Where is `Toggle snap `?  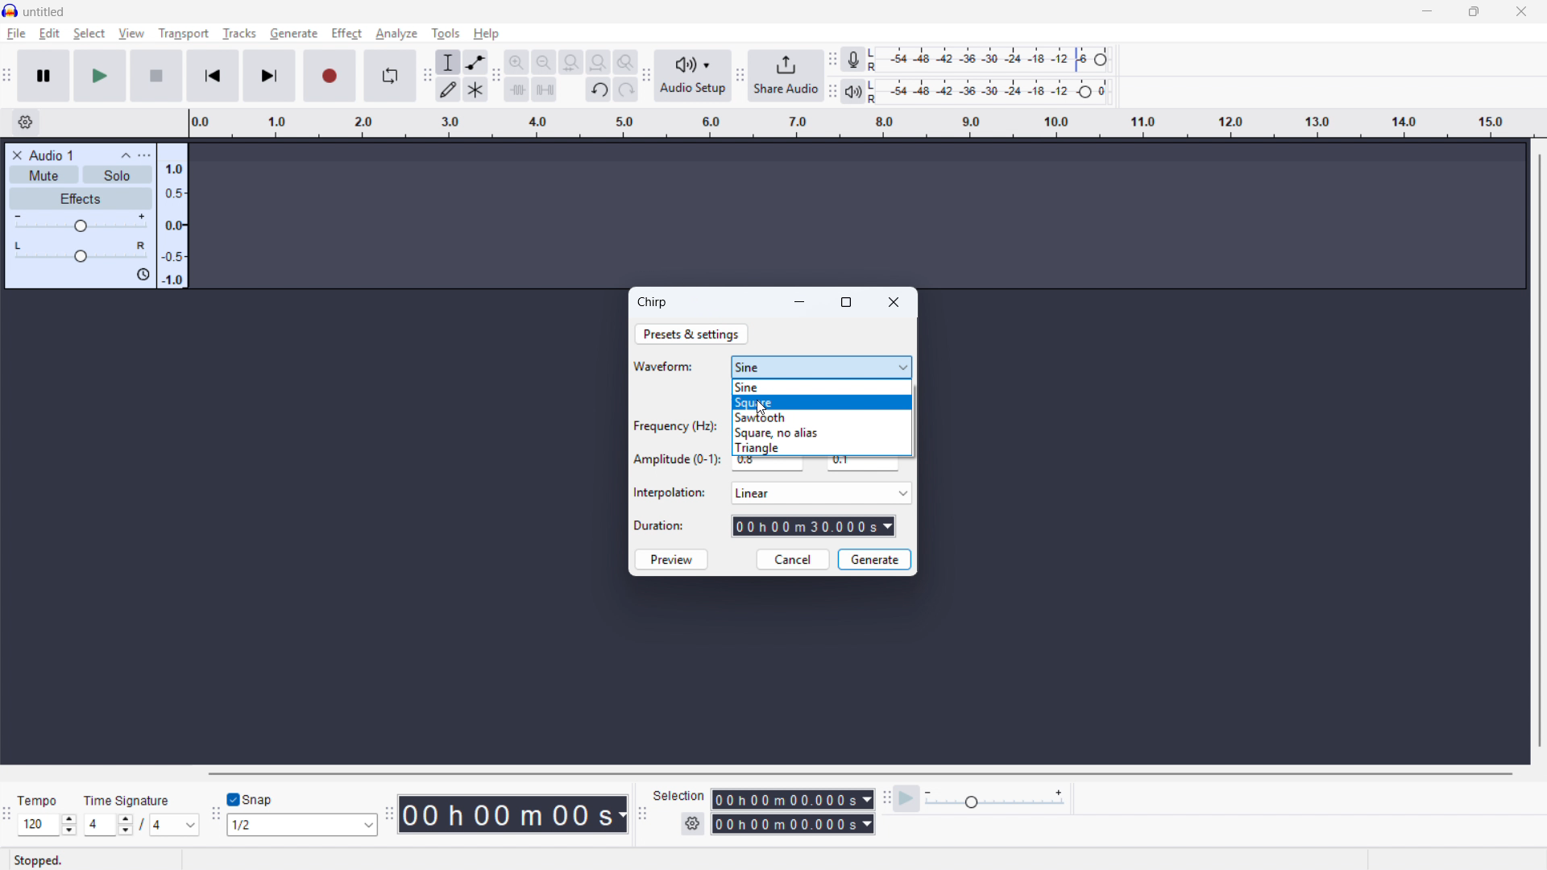
Toggle snap  is located at coordinates (255, 799).